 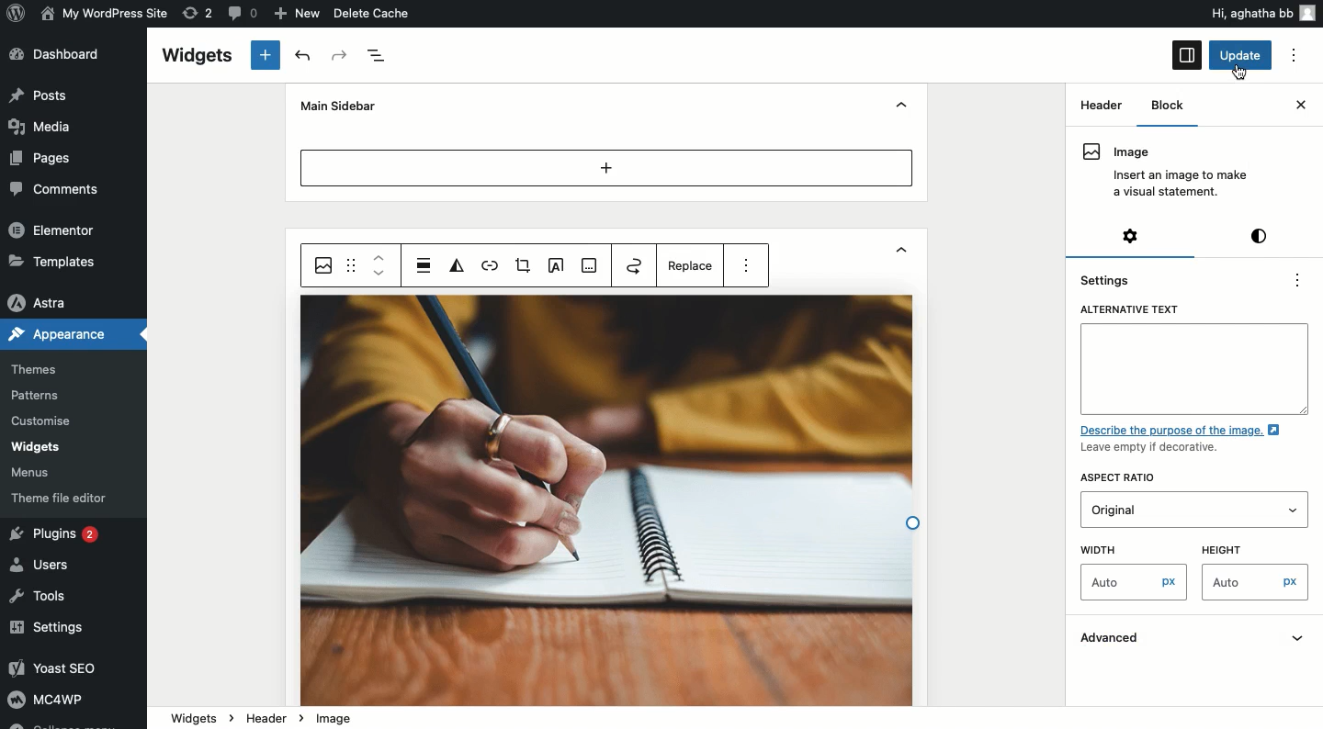 What do you see at coordinates (1187, 55) in the screenshot?
I see `Sidebar` at bounding box center [1187, 55].